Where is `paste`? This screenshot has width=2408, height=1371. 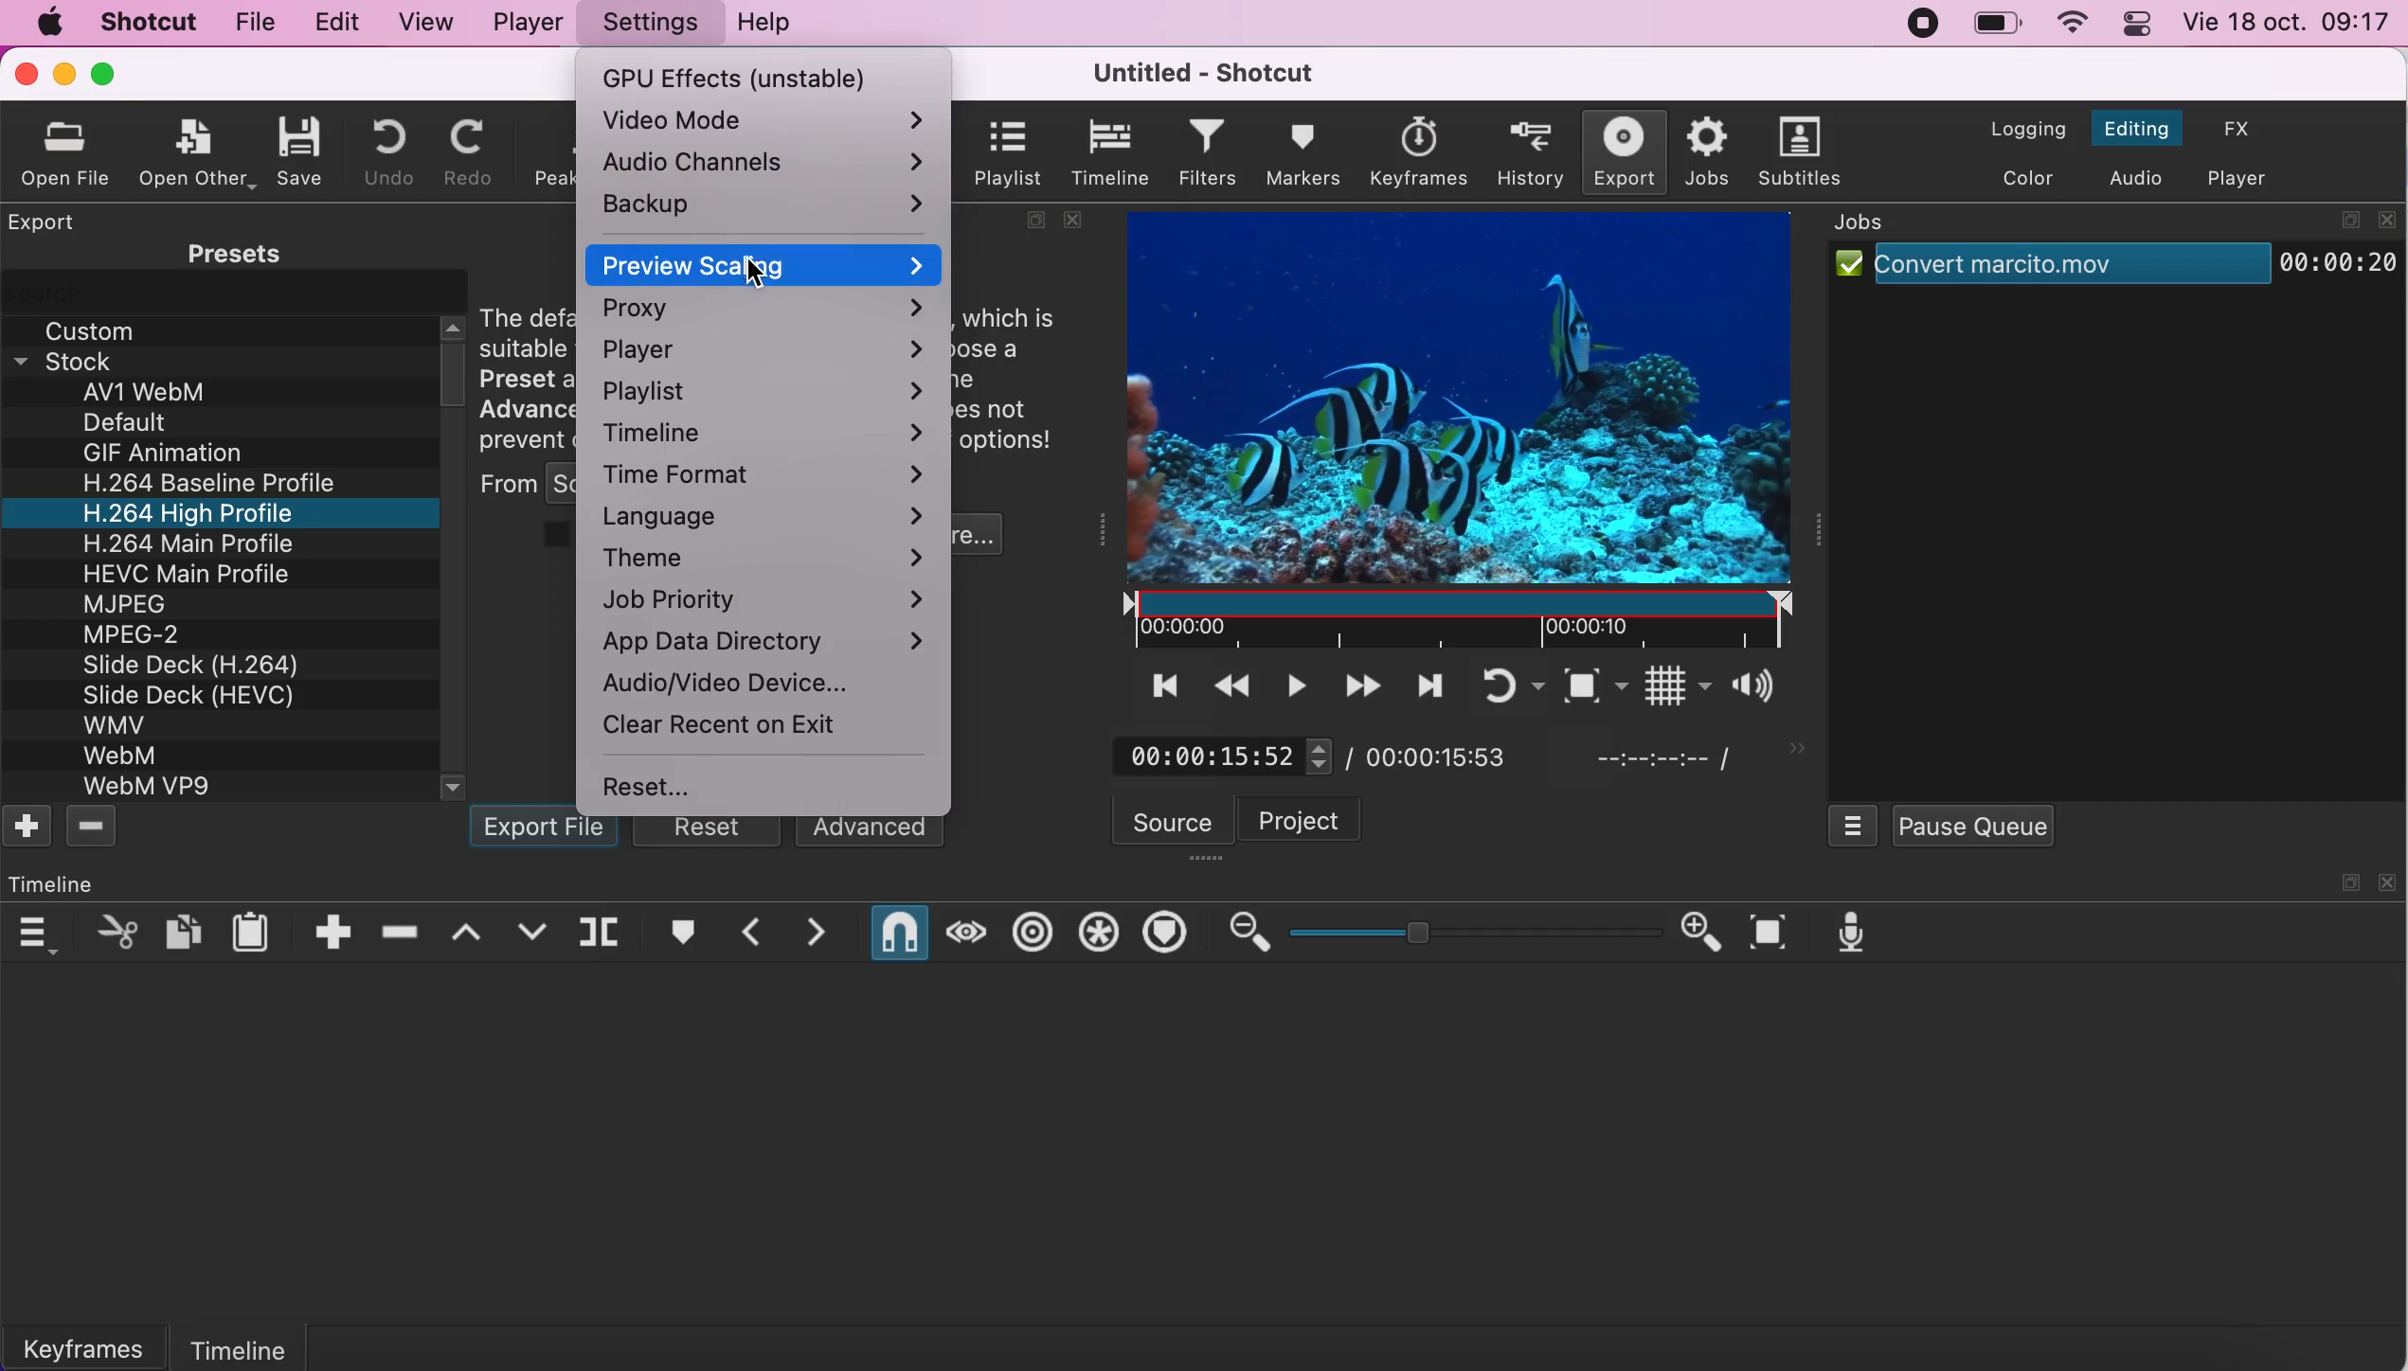
paste is located at coordinates (254, 930).